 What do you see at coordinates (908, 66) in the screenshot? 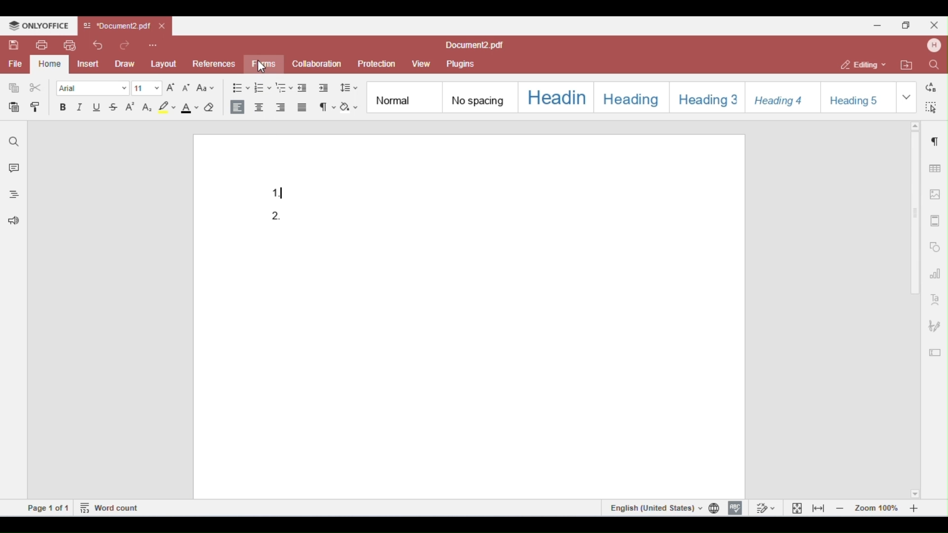
I see `open file location` at bounding box center [908, 66].